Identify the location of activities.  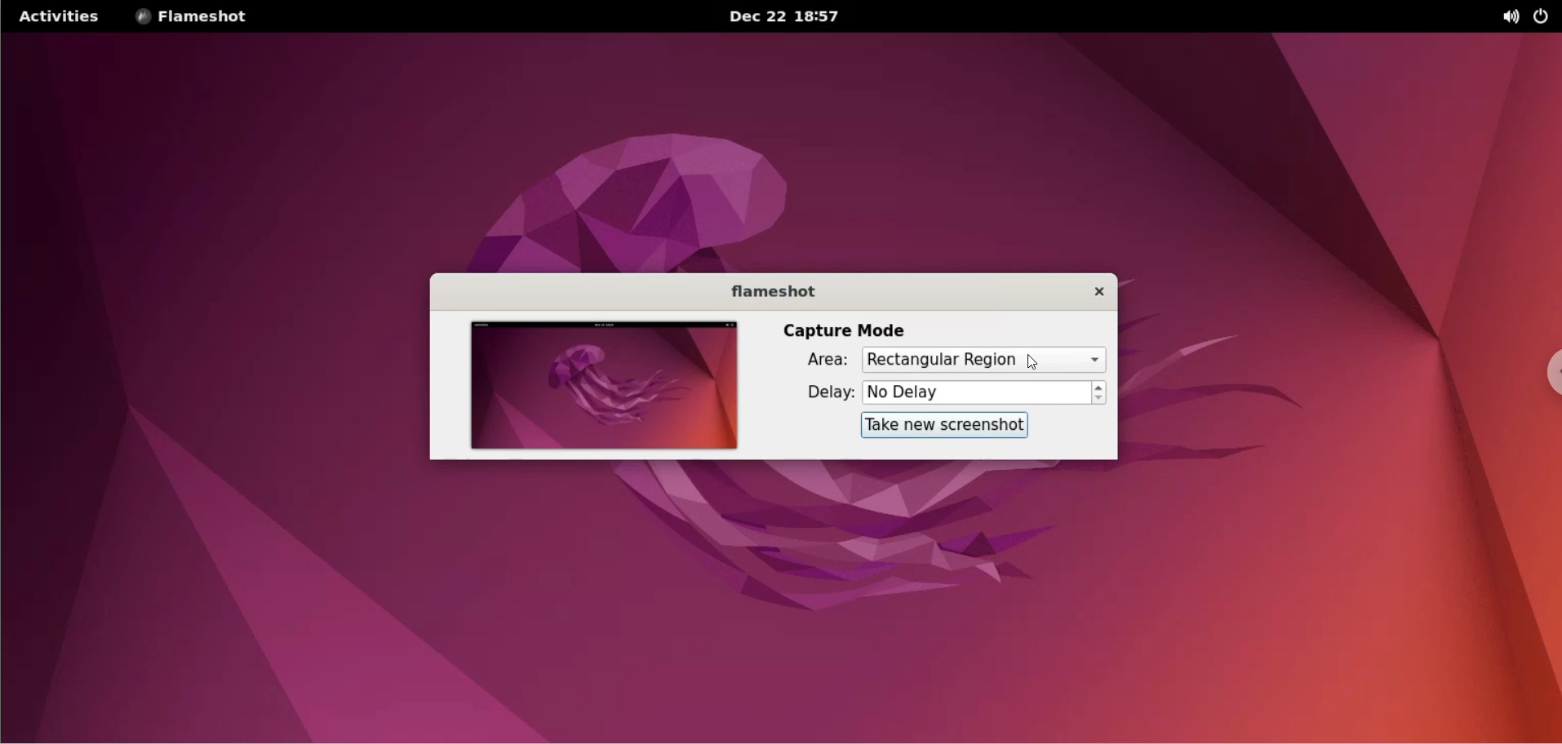
(56, 16).